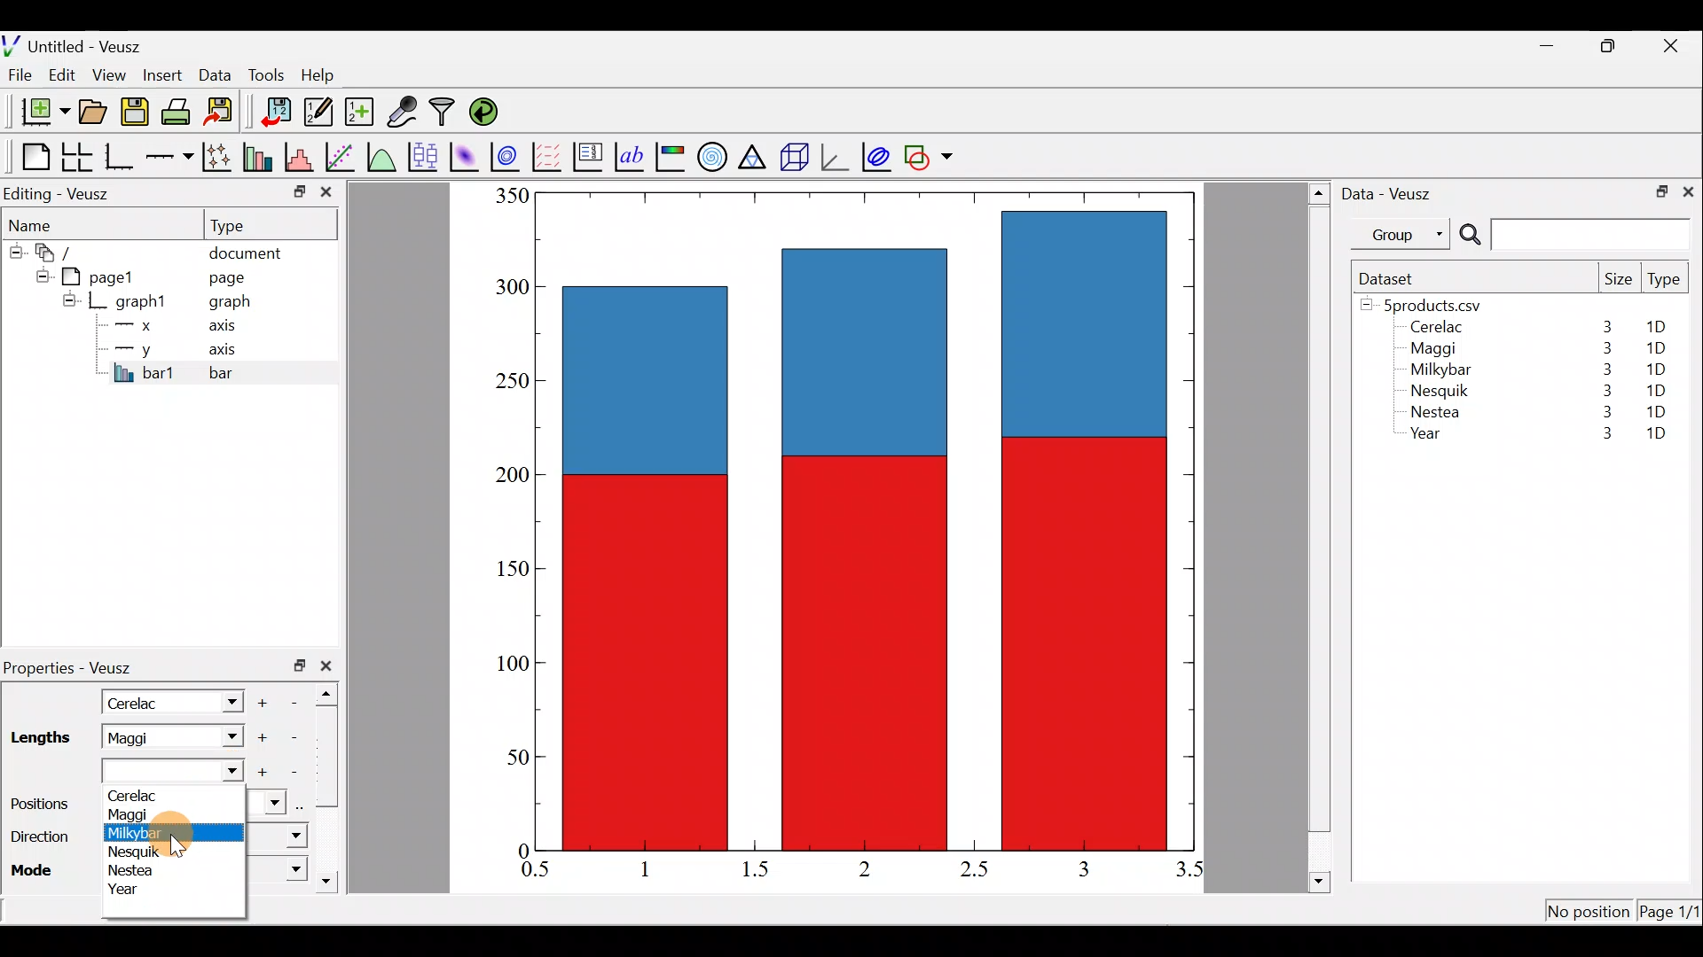 The width and height of the screenshot is (1703, 957). I want to click on Nestea, so click(135, 871).